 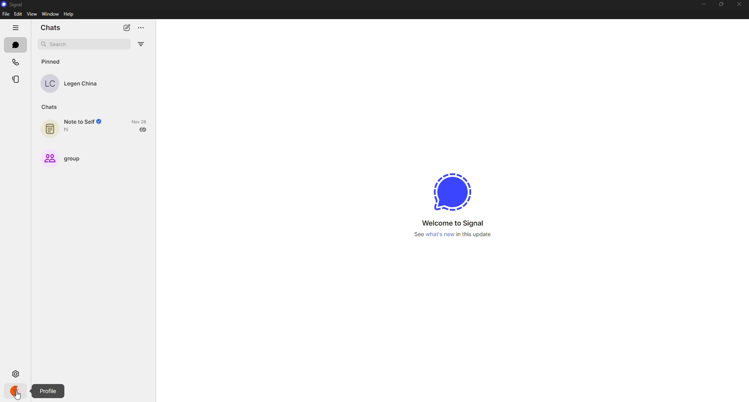 What do you see at coordinates (739, 4) in the screenshot?
I see `close` at bounding box center [739, 4].